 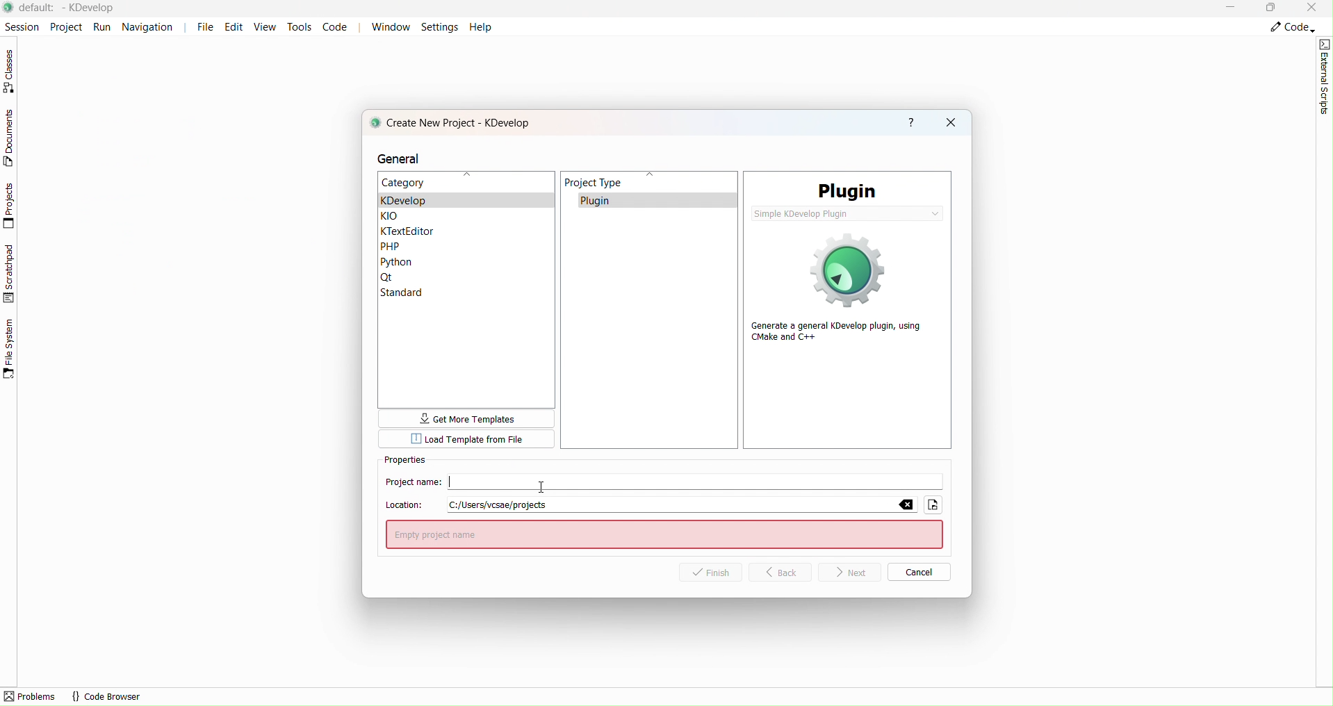 What do you see at coordinates (918, 574) in the screenshot?
I see `Cancel` at bounding box center [918, 574].